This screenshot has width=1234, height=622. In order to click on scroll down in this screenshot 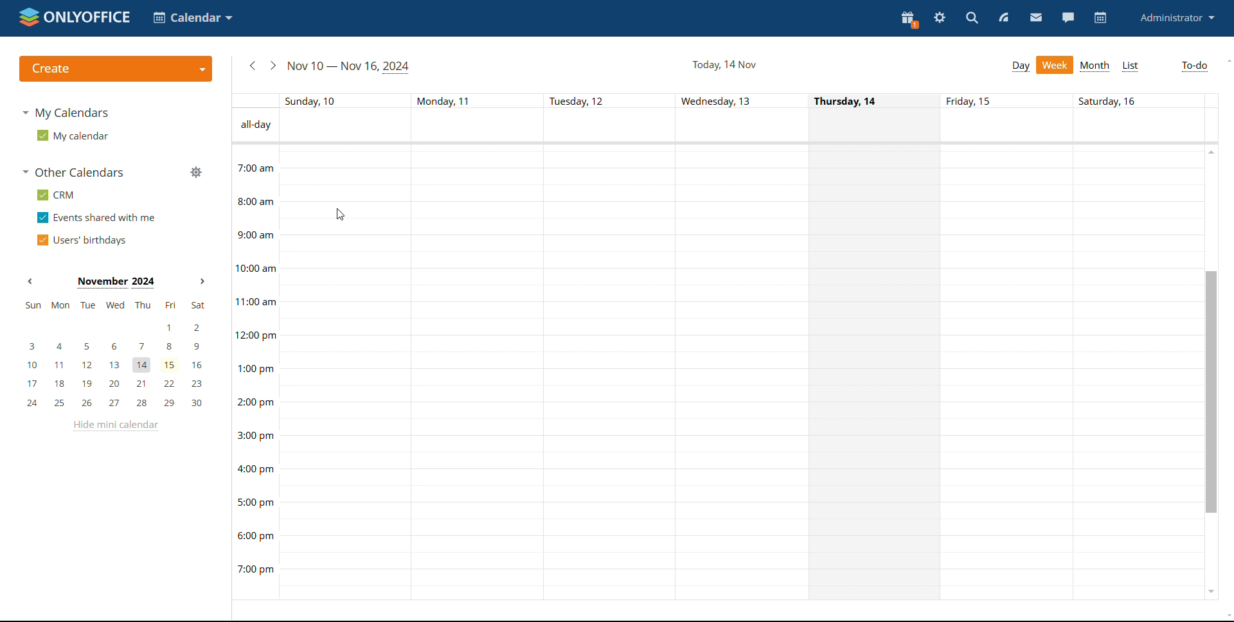, I will do `click(1210, 593)`.